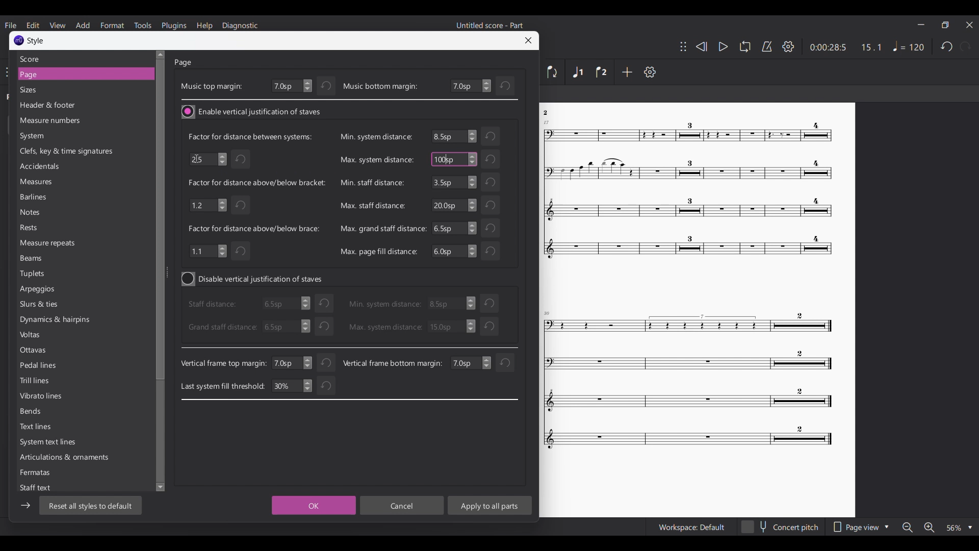 The width and height of the screenshot is (979, 551). Describe the element at coordinates (602, 72) in the screenshot. I see `Voice 2` at that location.